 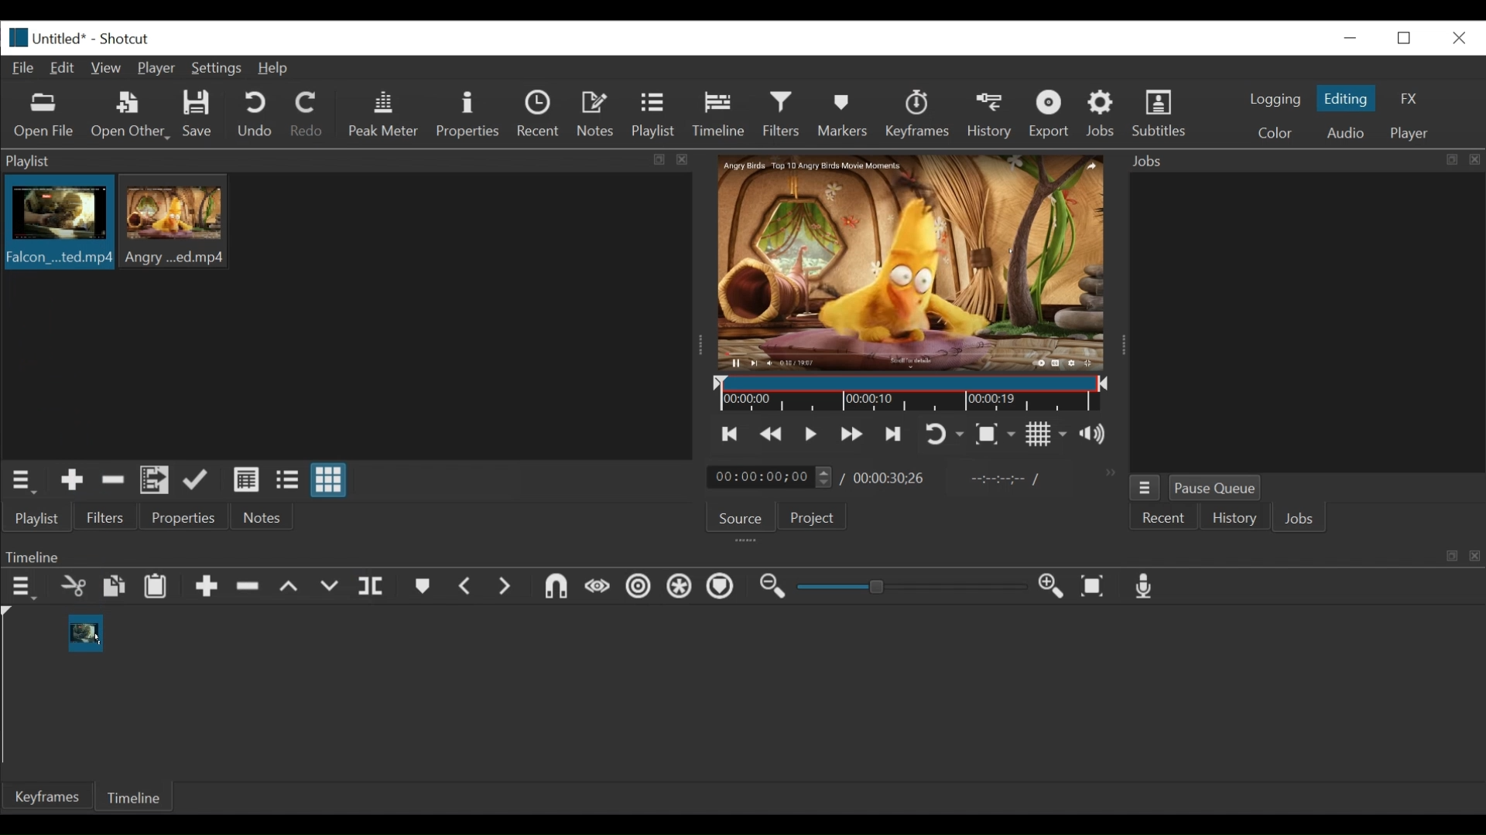 I want to click on File name, so click(x=62, y=40).